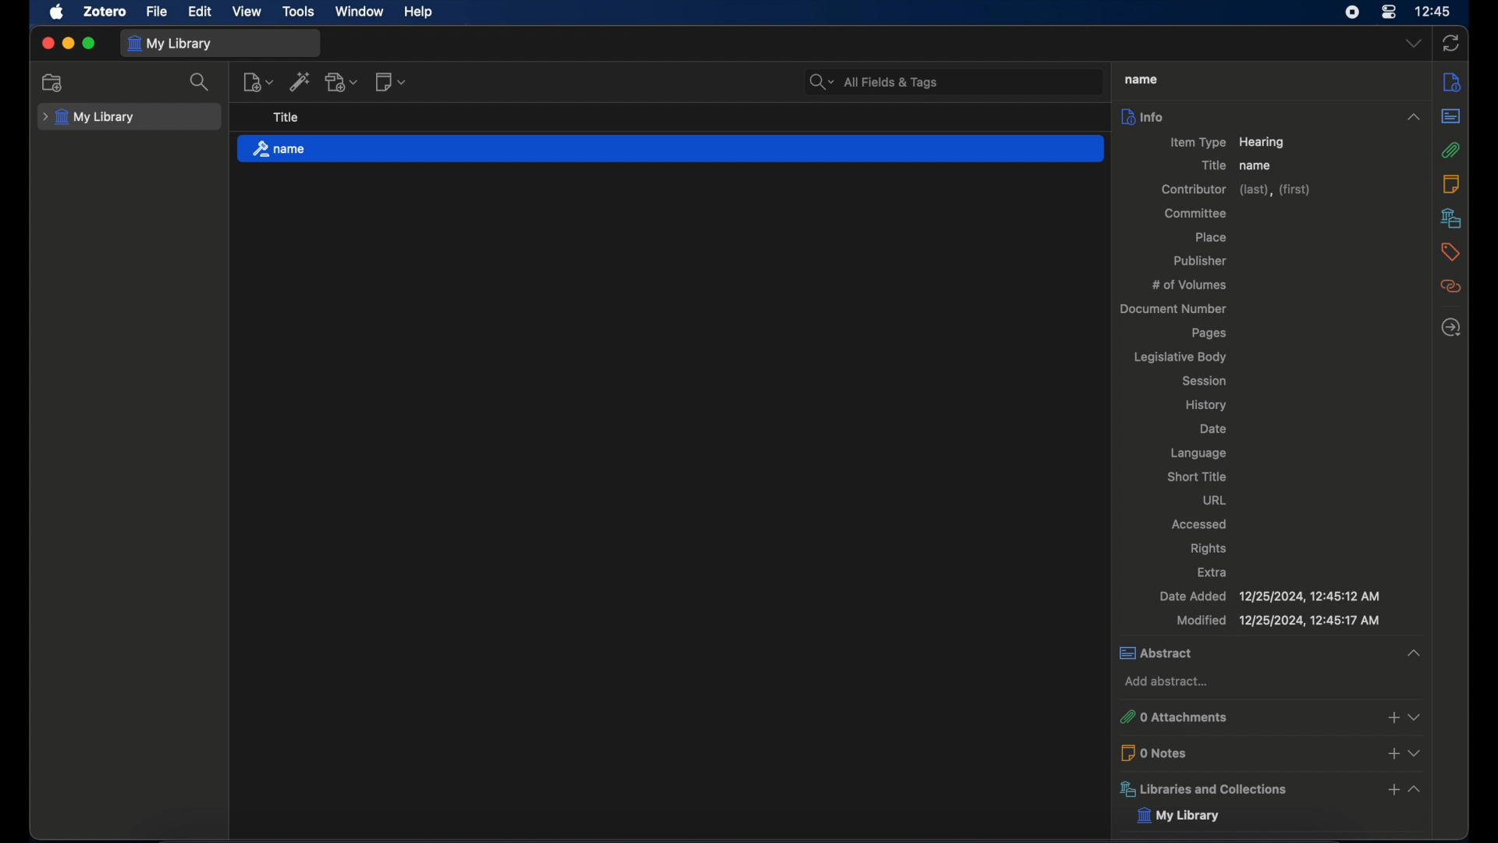 The image size is (1498, 843). What do you see at coordinates (1202, 260) in the screenshot?
I see `publisher` at bounding box center [1202, 260].